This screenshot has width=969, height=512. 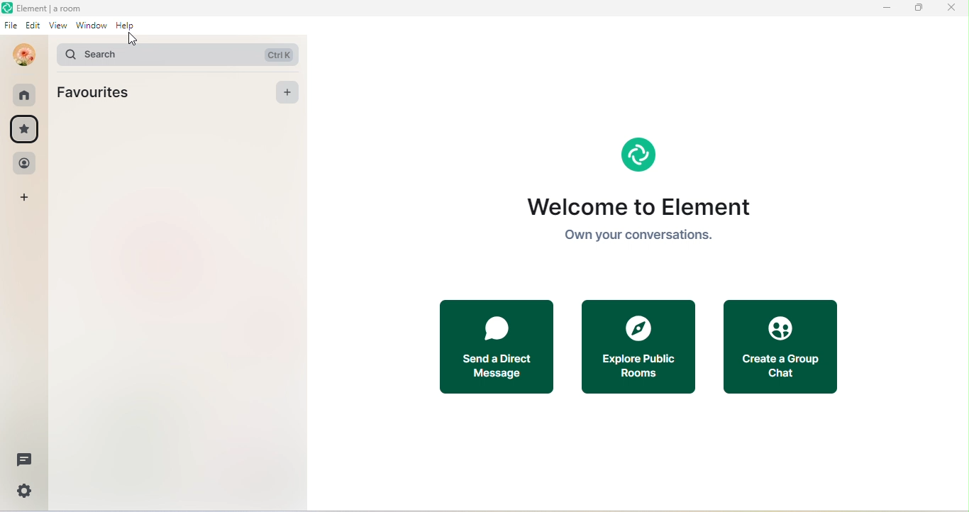 What do you see at coordinates (33, 26) in the screenshot?
I see `edit` at bounding box center [33, 26].